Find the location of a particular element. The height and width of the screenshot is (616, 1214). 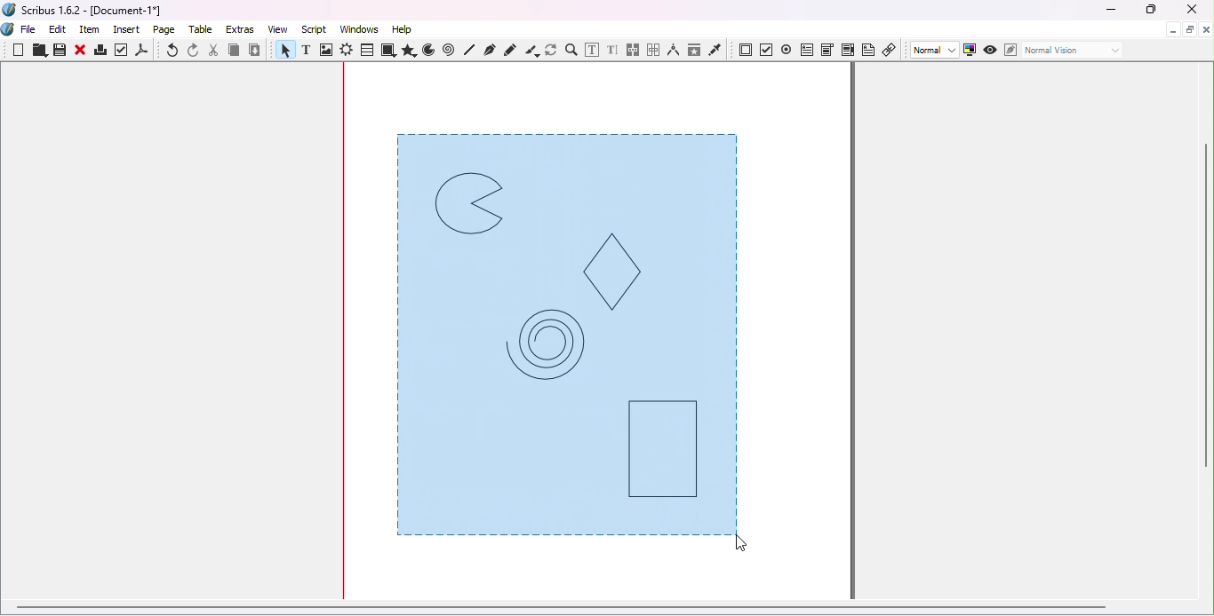

Copy item properties is located at coordinates (693, 50).